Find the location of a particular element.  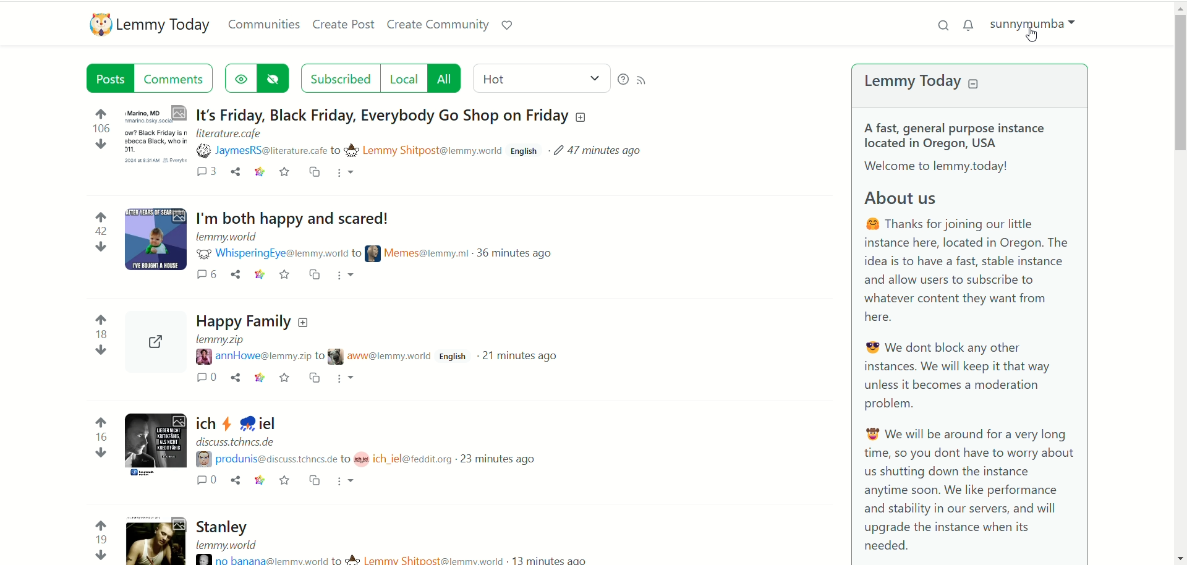

more is located at coordinates (347, 174).